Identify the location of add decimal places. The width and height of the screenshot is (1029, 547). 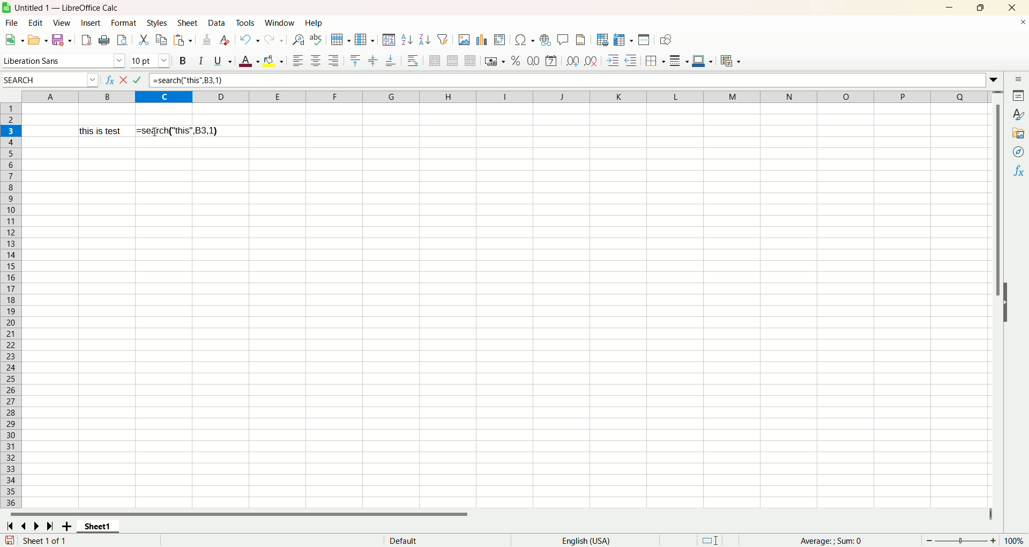
(572, 61).